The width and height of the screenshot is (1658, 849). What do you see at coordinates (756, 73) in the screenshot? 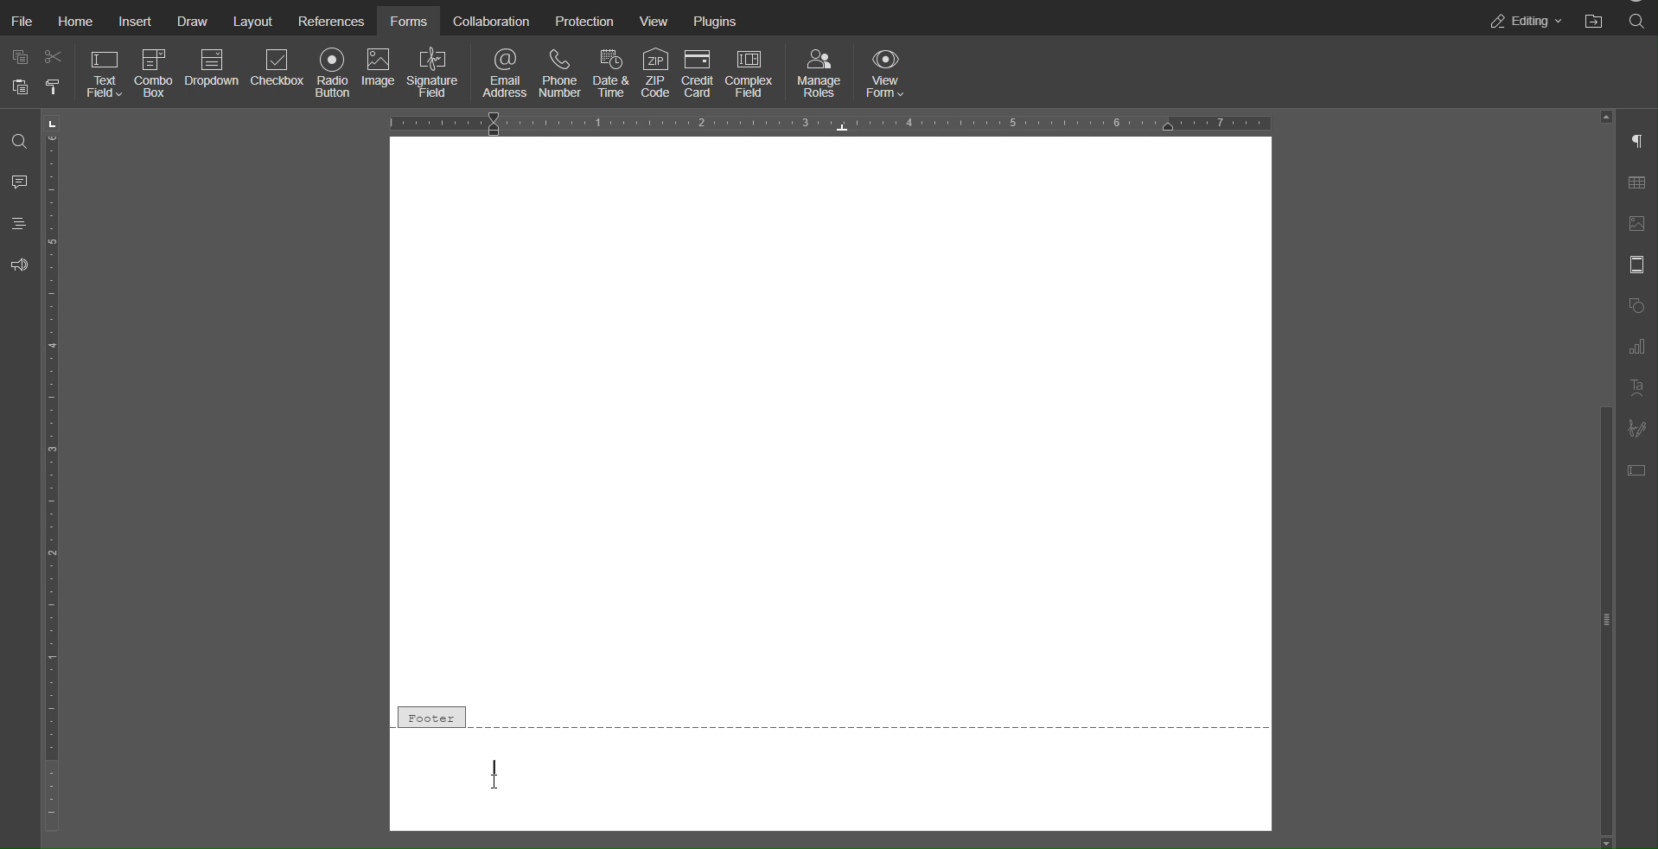
I see `Complex Field` at bounding box center [756, 73].